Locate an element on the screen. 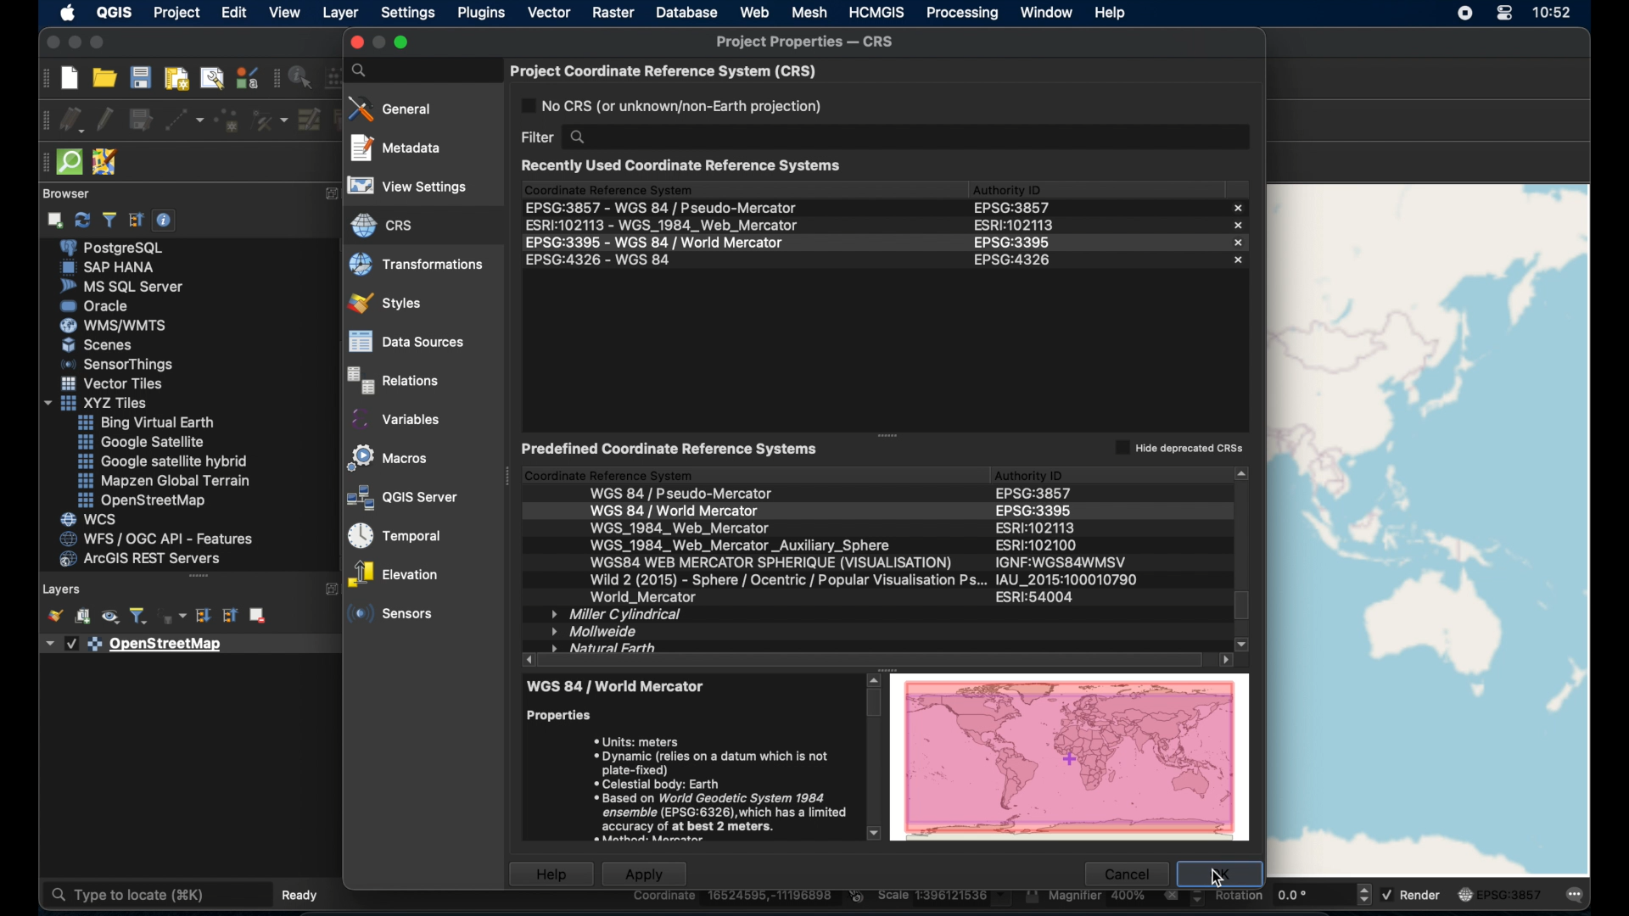 The width and height of the screenshot is (1629, 916). screen recorder is located at coordinates (1458, 14).